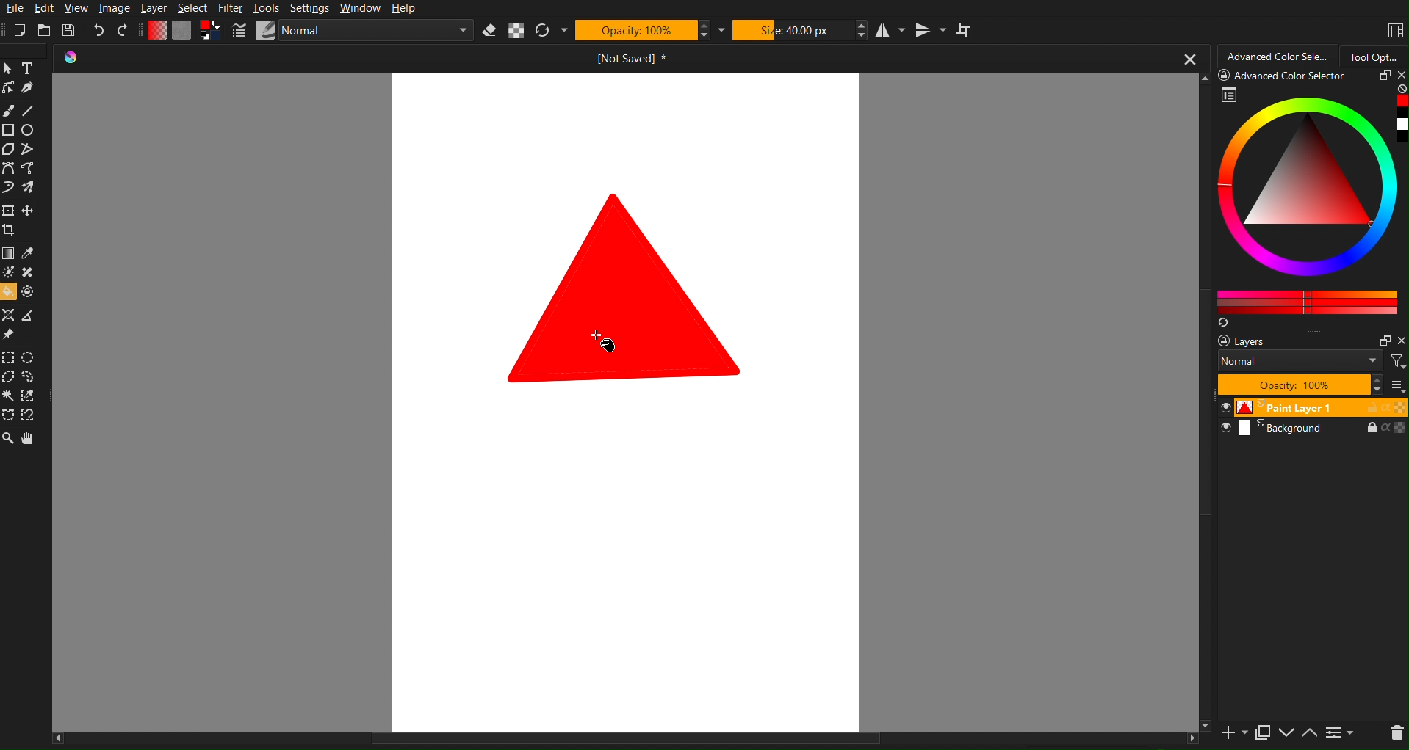 This screenshot has width=1409, height=750. Describe the element at coordinates (1312, 200) in the screenshot. I see `Advanced Color Selector` at that location.